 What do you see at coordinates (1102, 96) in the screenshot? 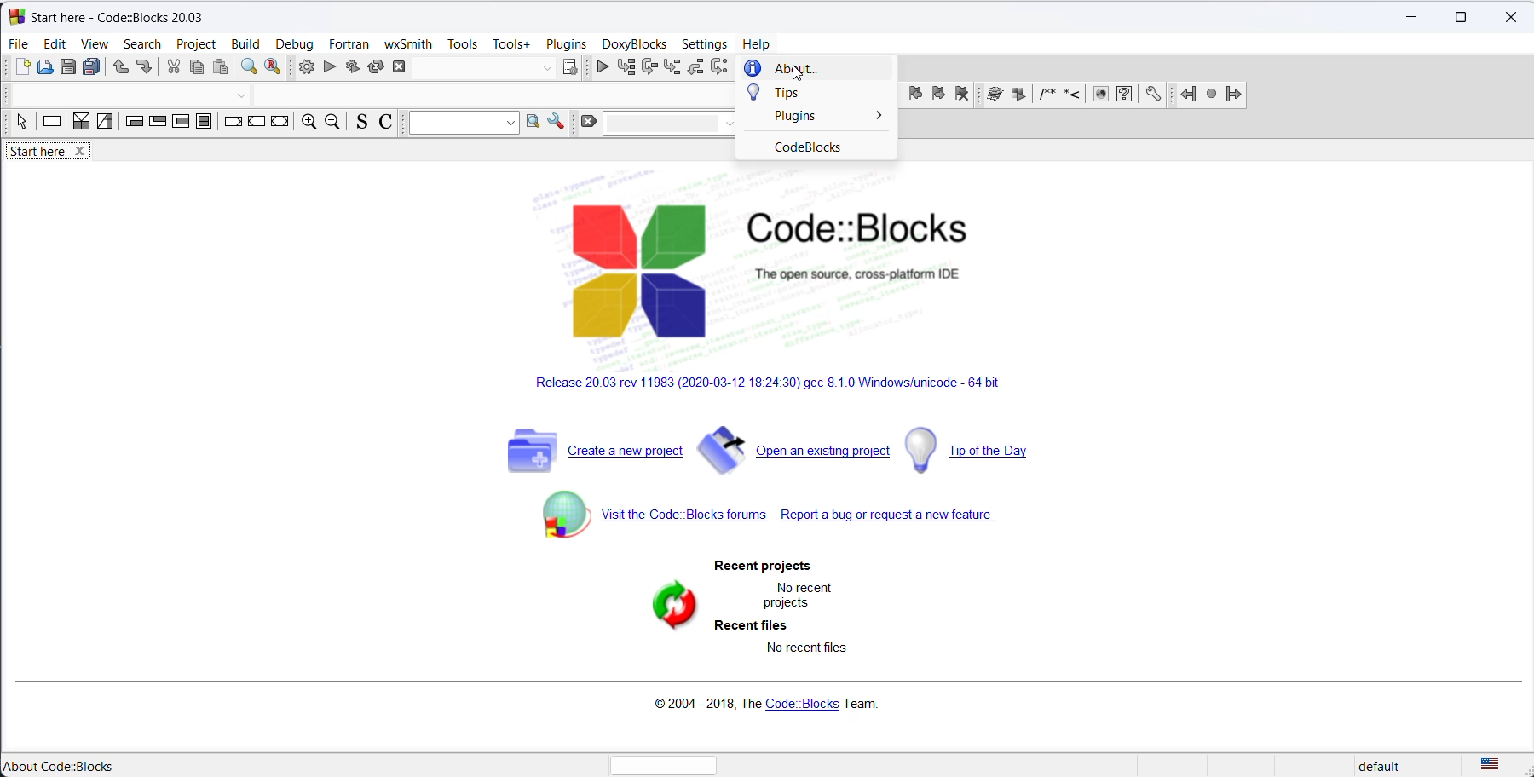
I see `HTML` at bounding box center [1102, 96].